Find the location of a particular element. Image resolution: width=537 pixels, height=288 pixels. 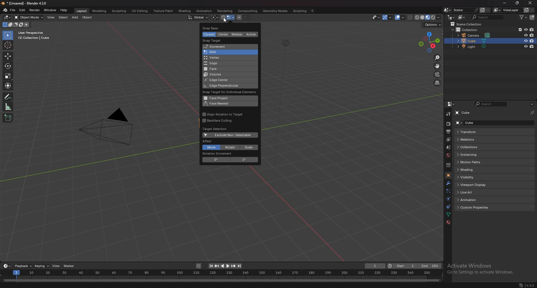

scale is located at coordinates (8, 76).